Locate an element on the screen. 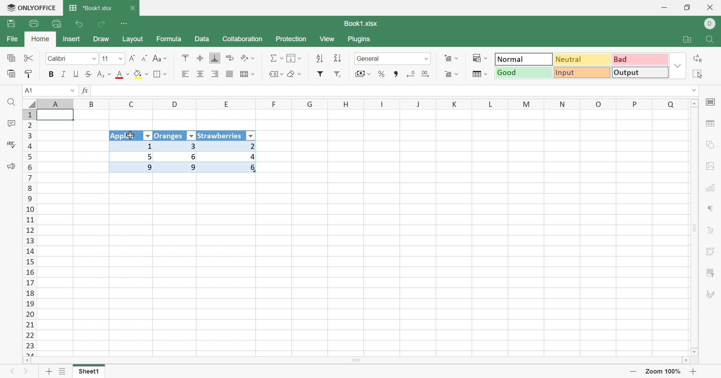 This screenshot has height=378, width=721. Row numbers is located at coordinates (31, 232).